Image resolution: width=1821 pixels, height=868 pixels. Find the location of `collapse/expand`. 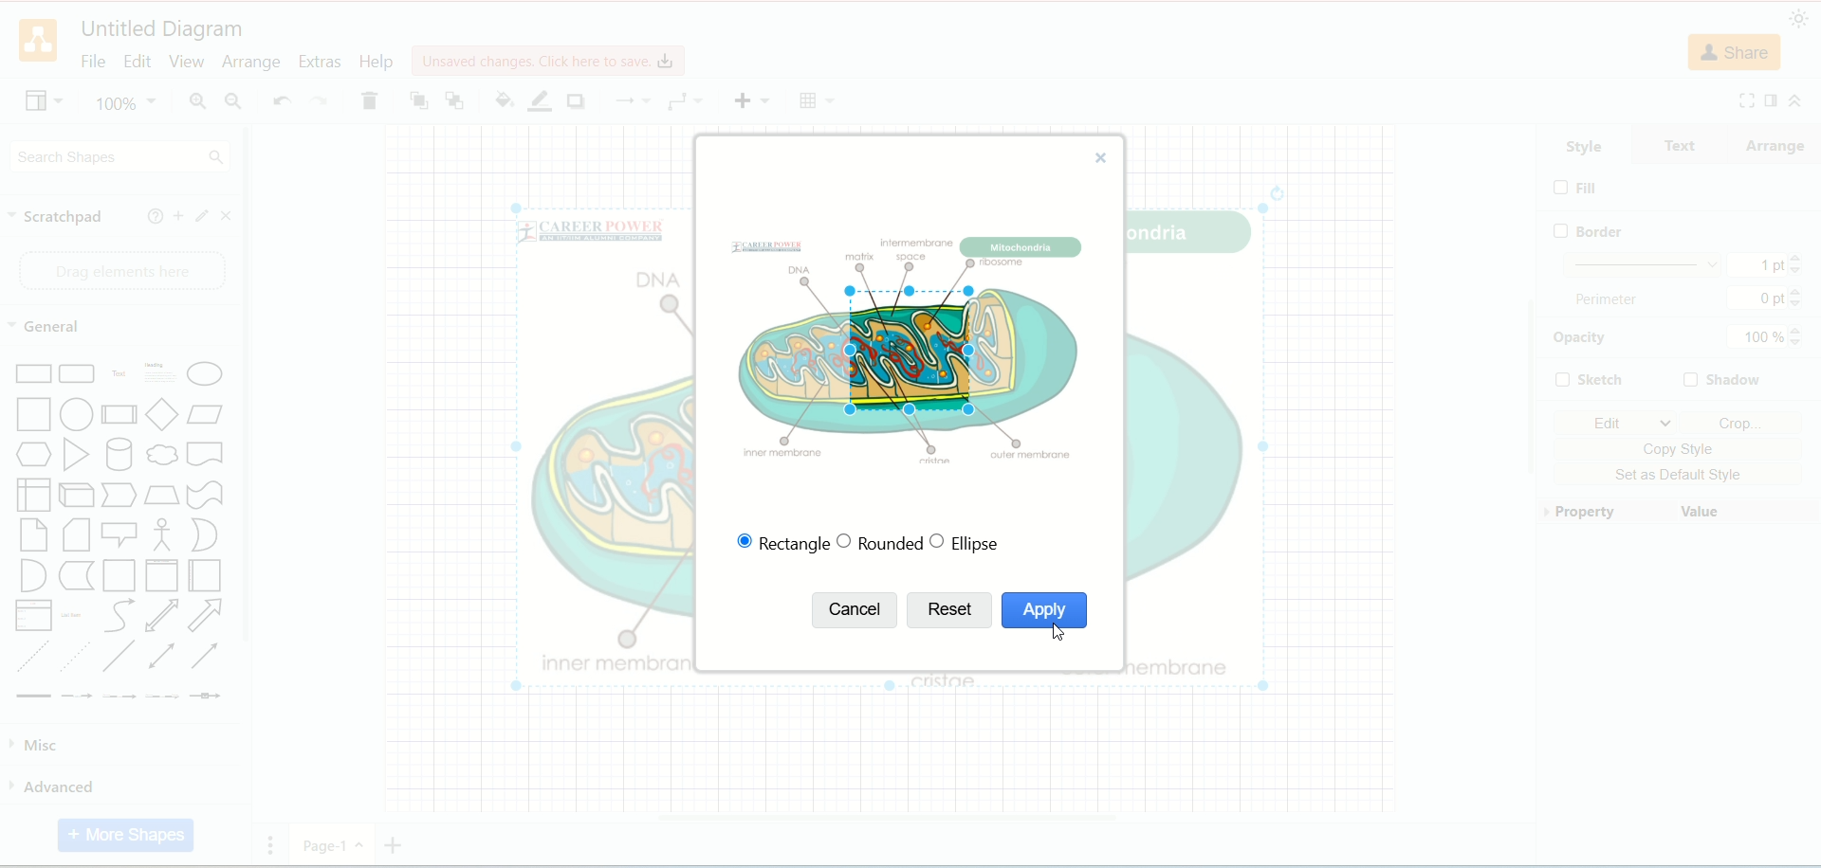

collapse/expand is located at coordinates (1795, 101).